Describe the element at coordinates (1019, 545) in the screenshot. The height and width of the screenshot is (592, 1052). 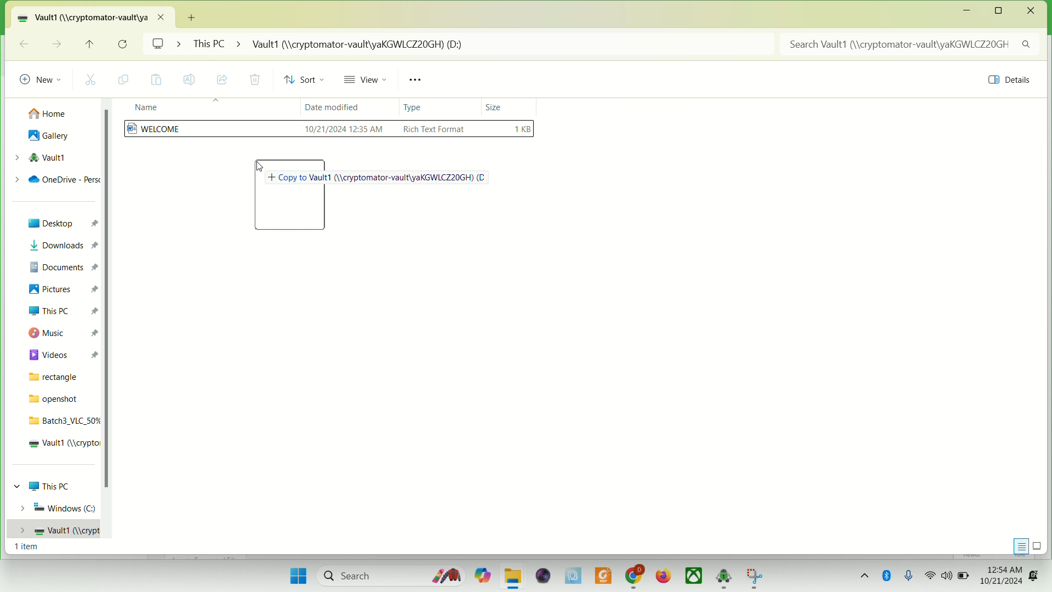
I see `display information` at that location.